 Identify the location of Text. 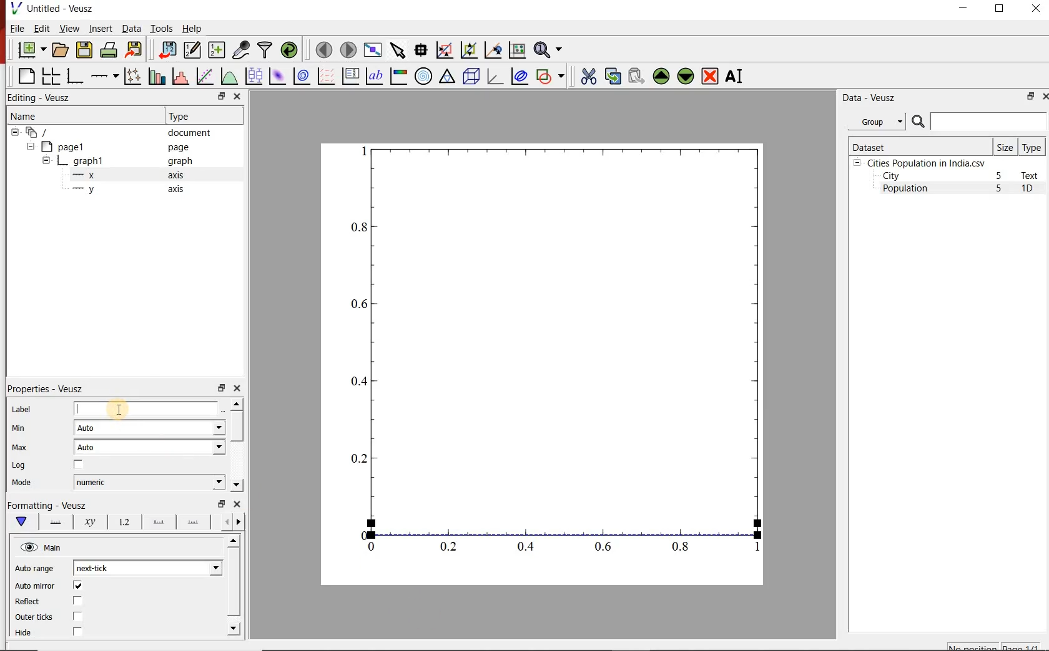
(1032, 175).